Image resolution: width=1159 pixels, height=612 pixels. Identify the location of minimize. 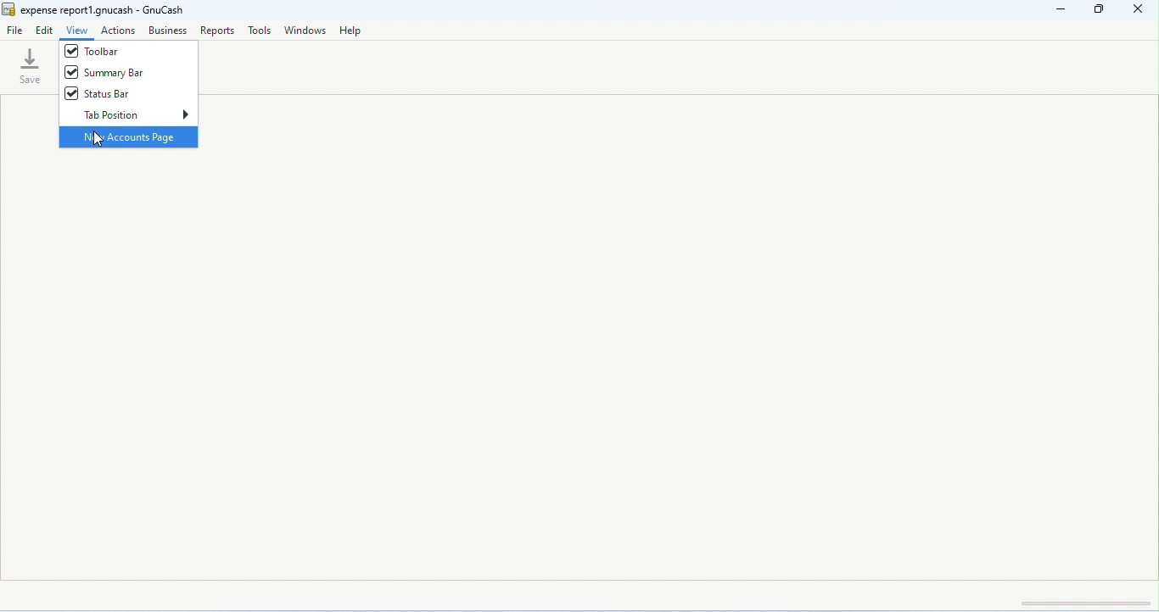
(1064, 11).